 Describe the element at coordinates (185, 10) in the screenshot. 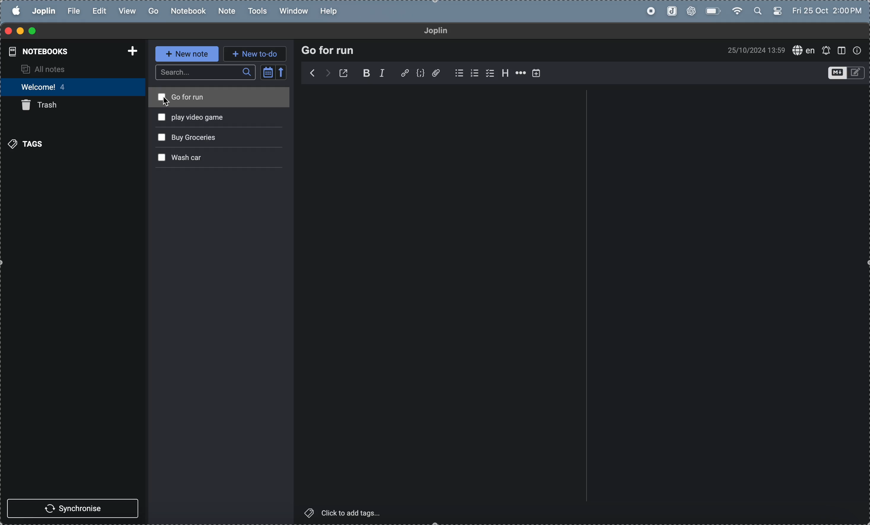

I see `notebook` at that location.